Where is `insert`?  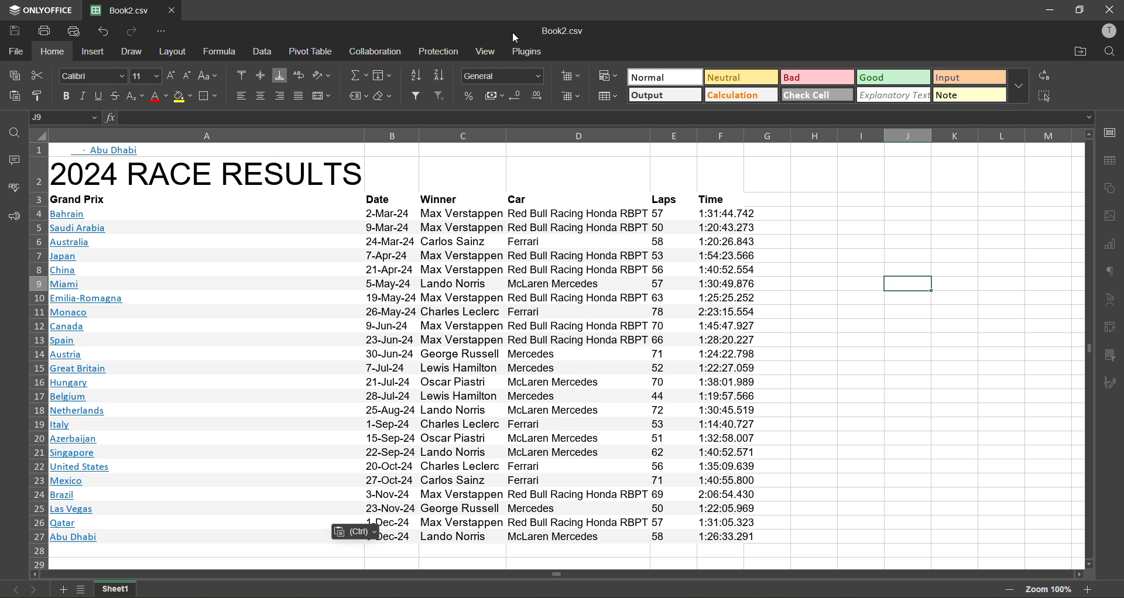 insert is located at coordinates (95, 51).